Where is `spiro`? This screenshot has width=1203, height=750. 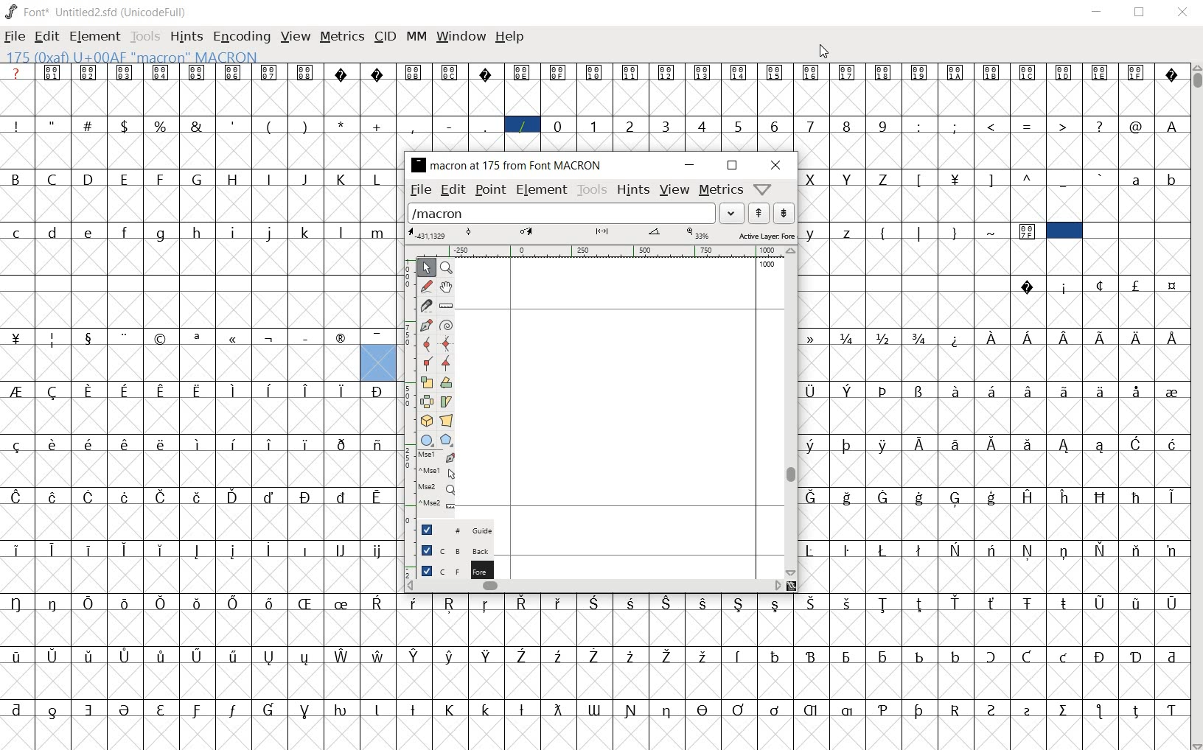 spiro is located at coordinates (447, 323).